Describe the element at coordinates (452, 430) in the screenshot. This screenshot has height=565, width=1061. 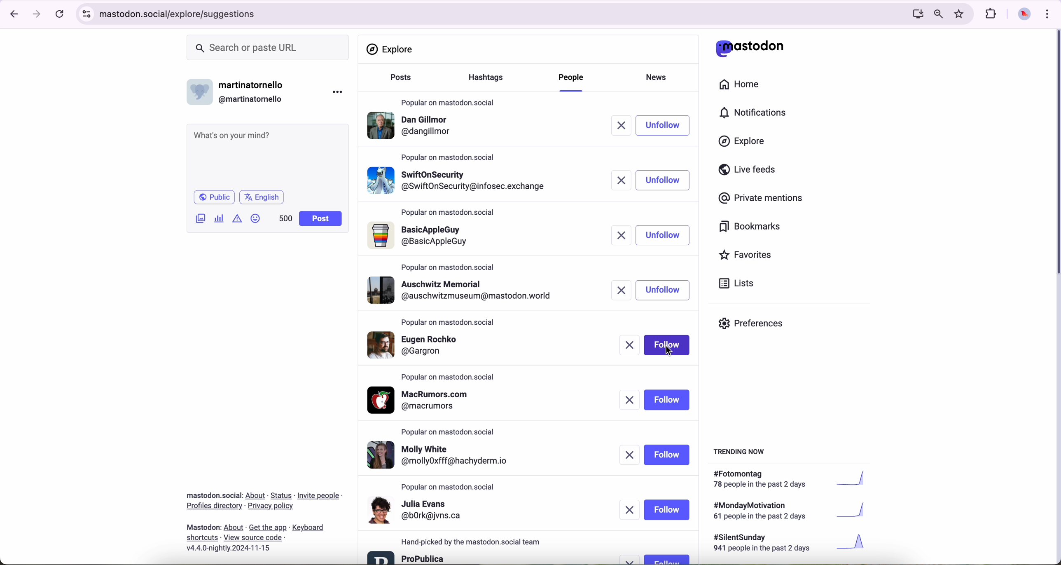
I see `popular on mastodon.social` at that location.